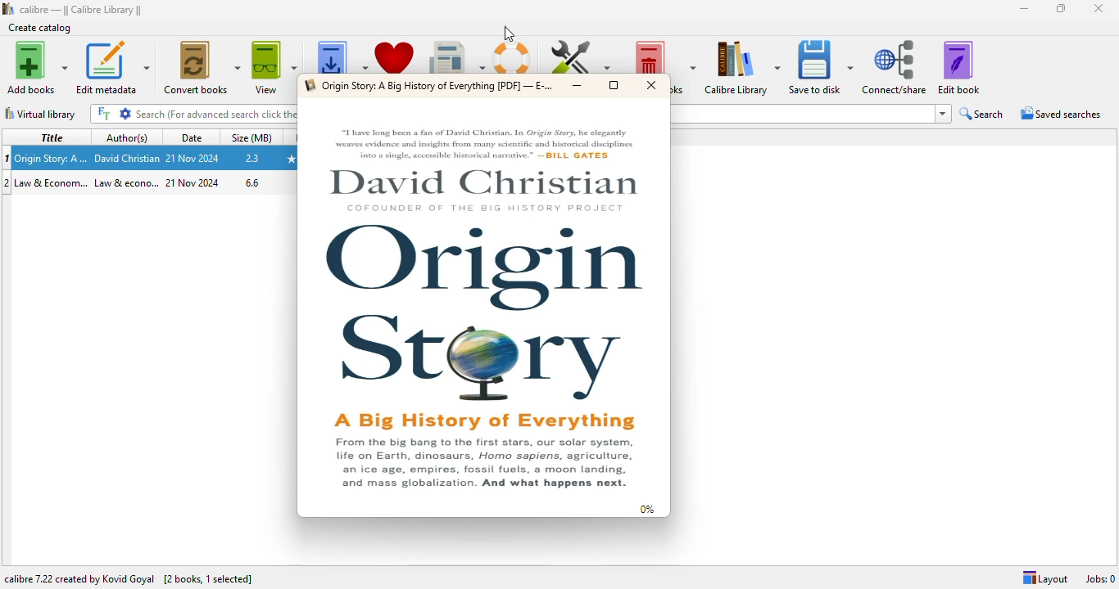 This screenshot has height=589, width=1119. I want to click on create catalog, so click(40, 28).